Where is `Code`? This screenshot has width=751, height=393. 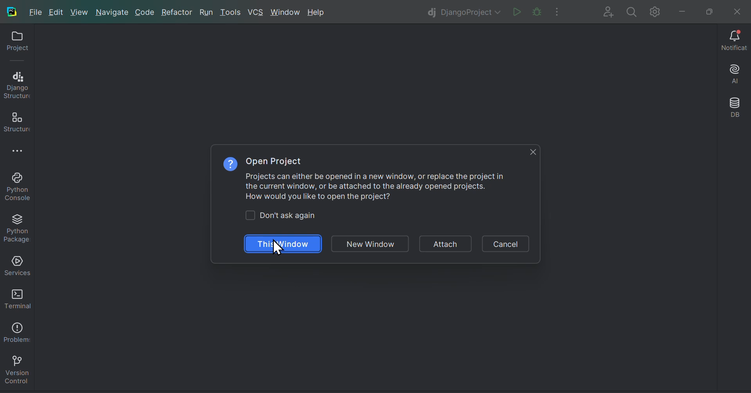 Code is located at coordinates (145, 13).